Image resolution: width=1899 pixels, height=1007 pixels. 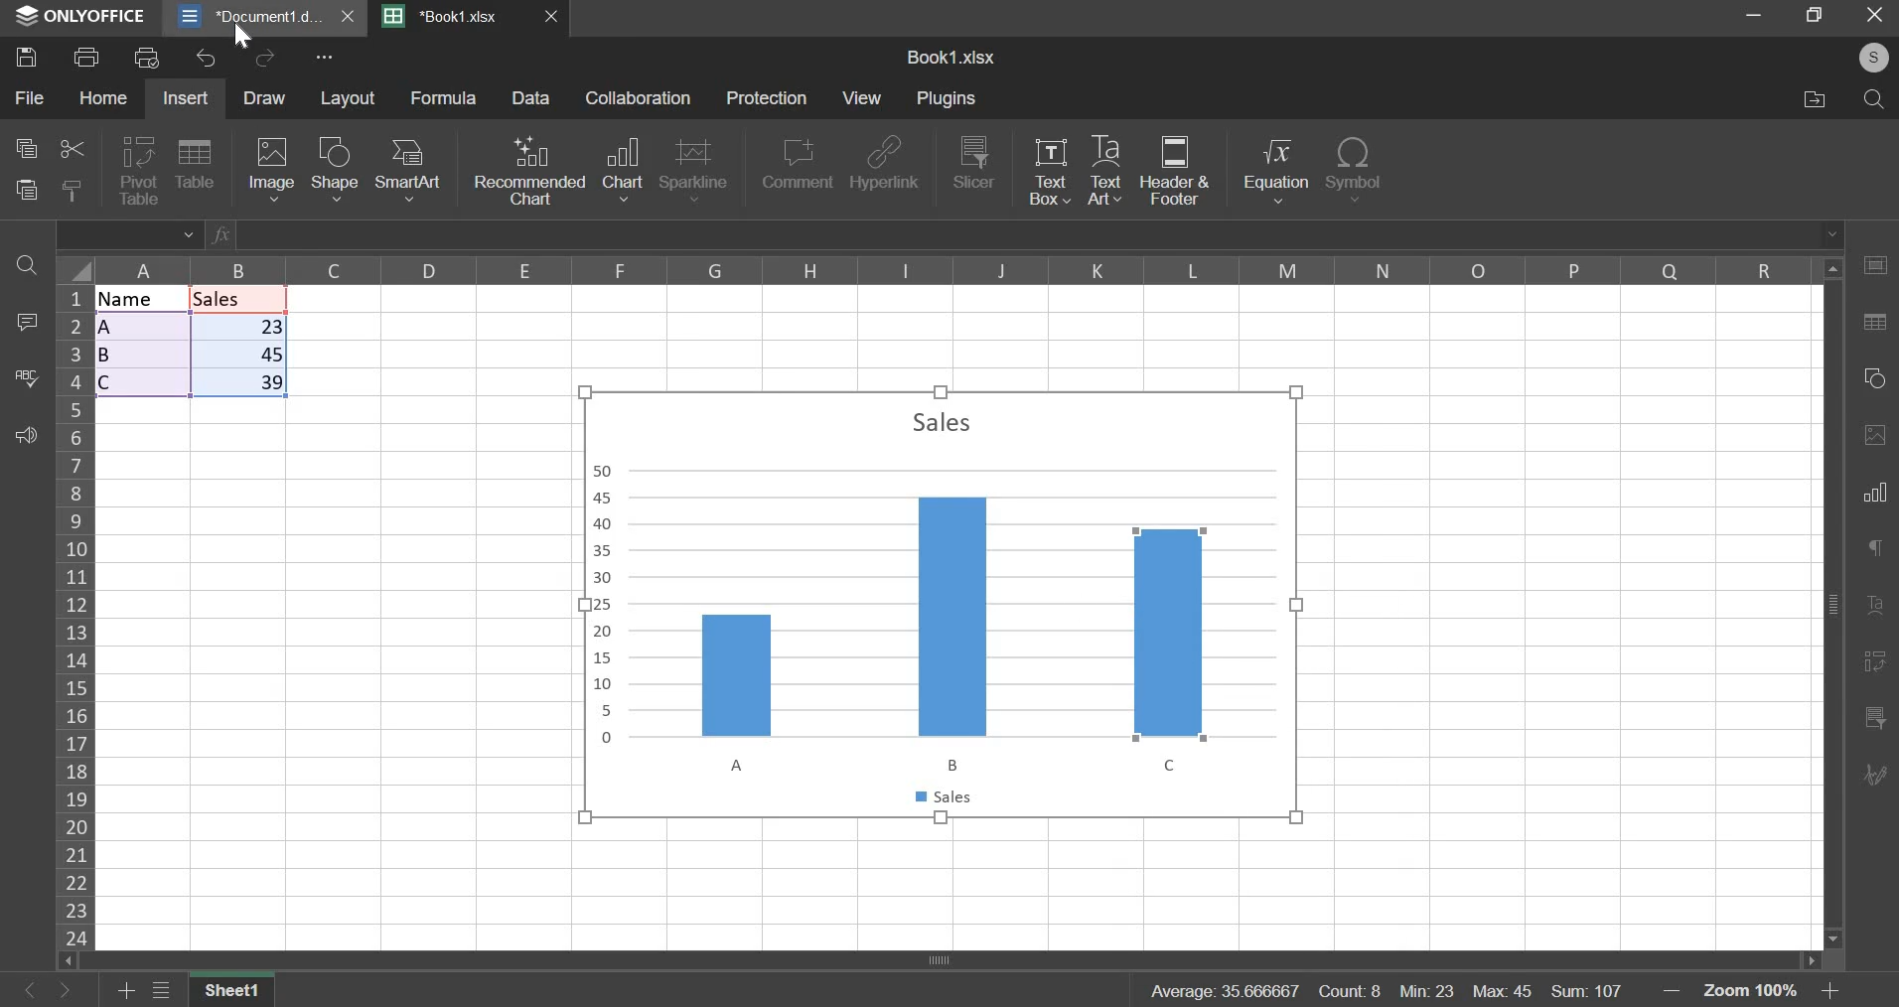 What do you see at coordinates (242, 36) in the screenshot?
I see `cursor` at bounding box center [242, 36].